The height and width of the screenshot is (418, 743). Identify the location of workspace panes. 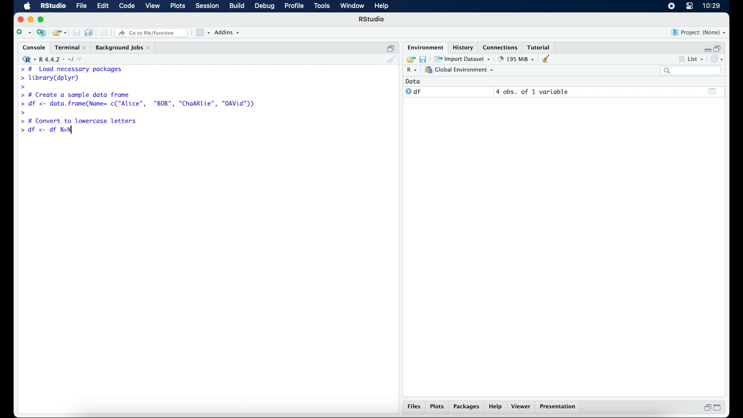
(202, 33).